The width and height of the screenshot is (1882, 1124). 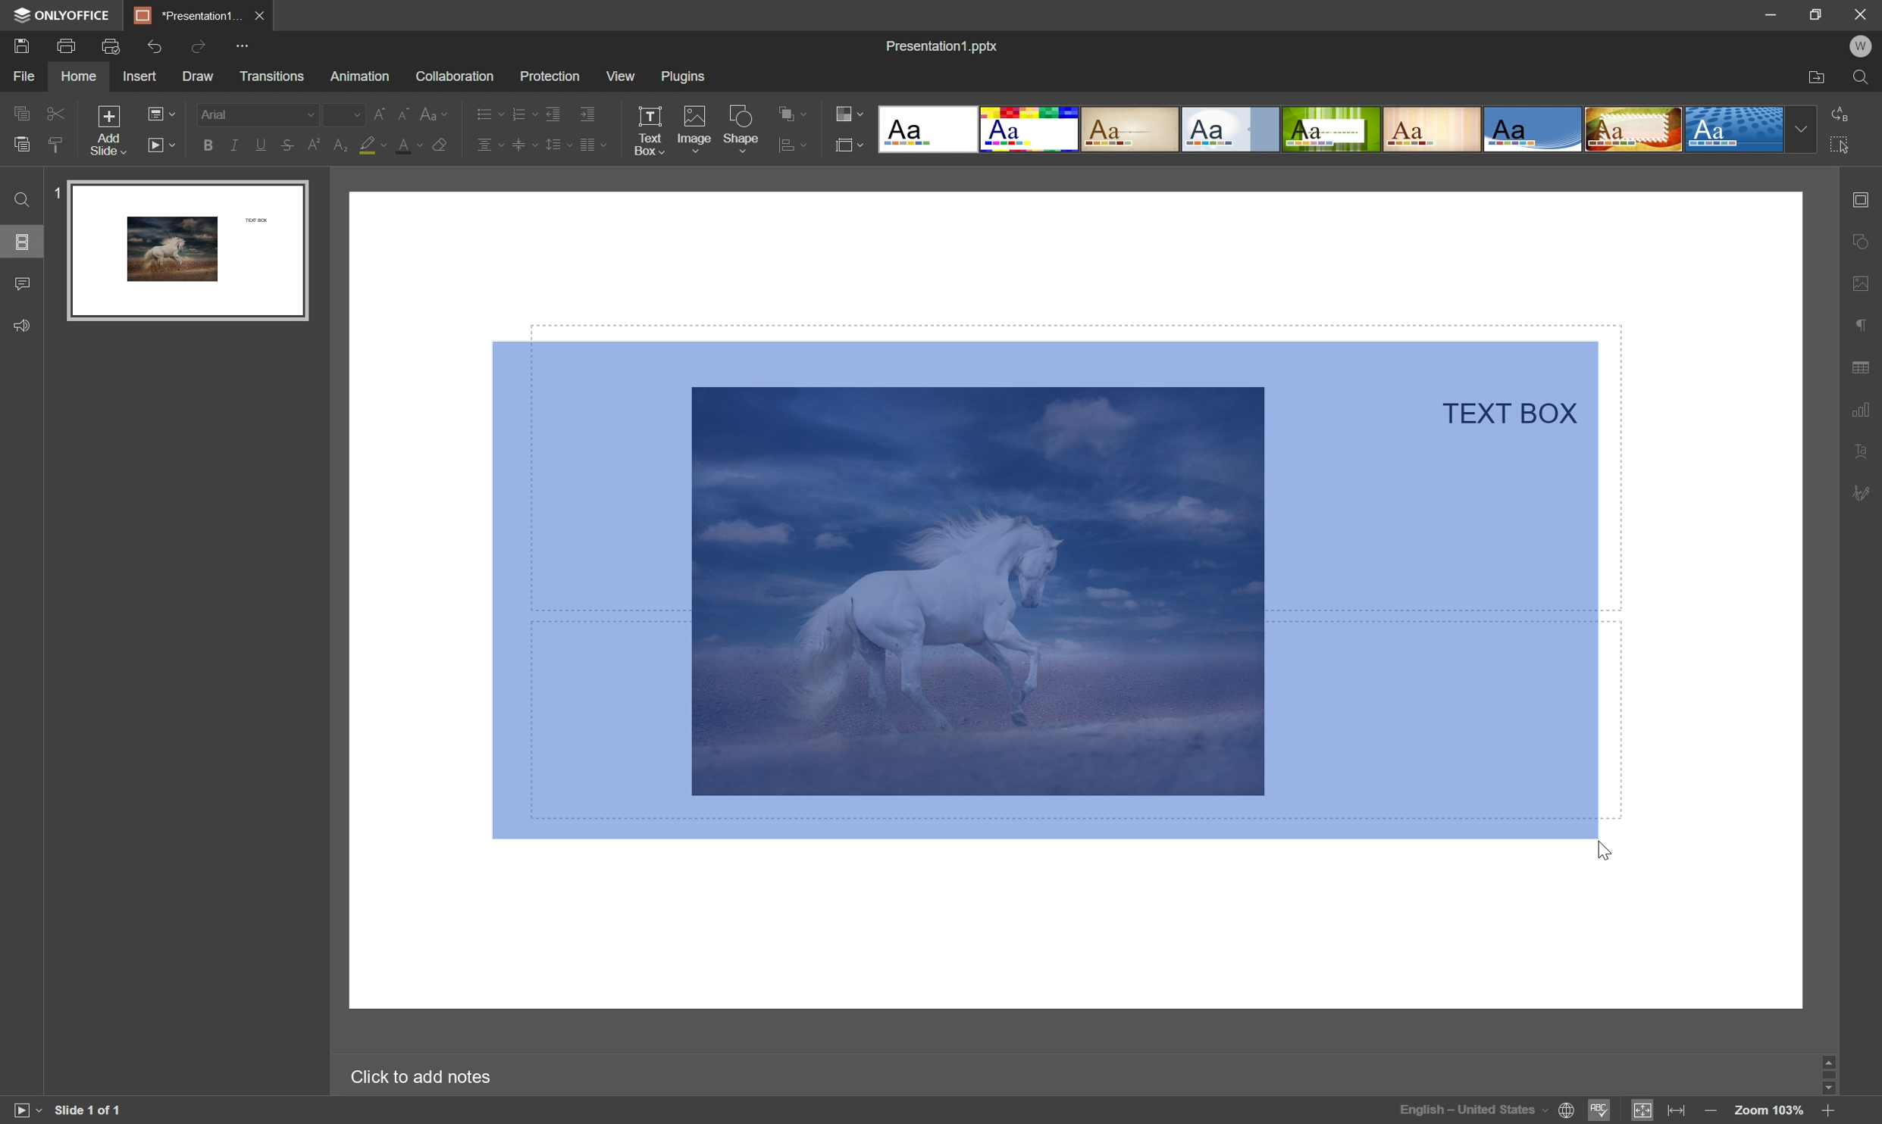 I want to click on presentation.pptx, so click(x=941, y=45).